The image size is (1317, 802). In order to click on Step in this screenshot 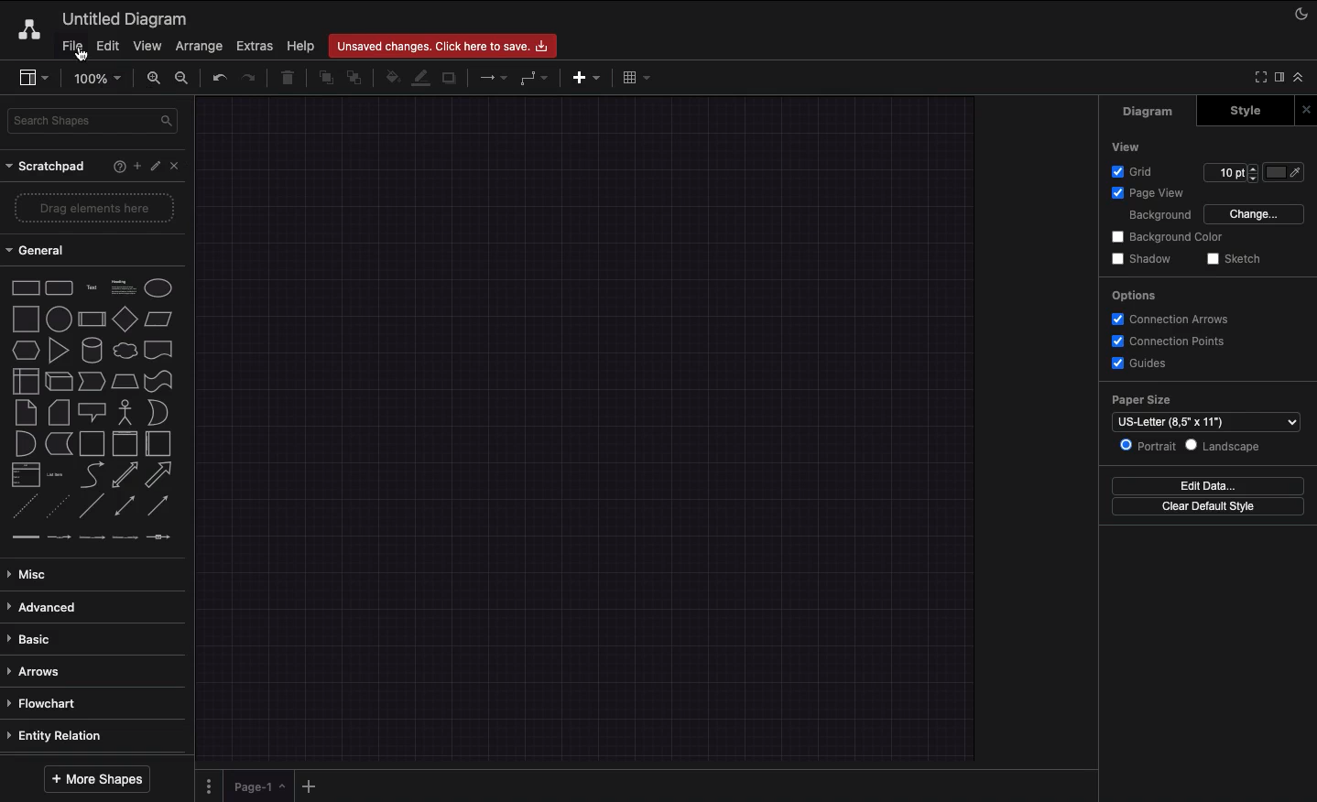, I will do `click(92, 382)`.